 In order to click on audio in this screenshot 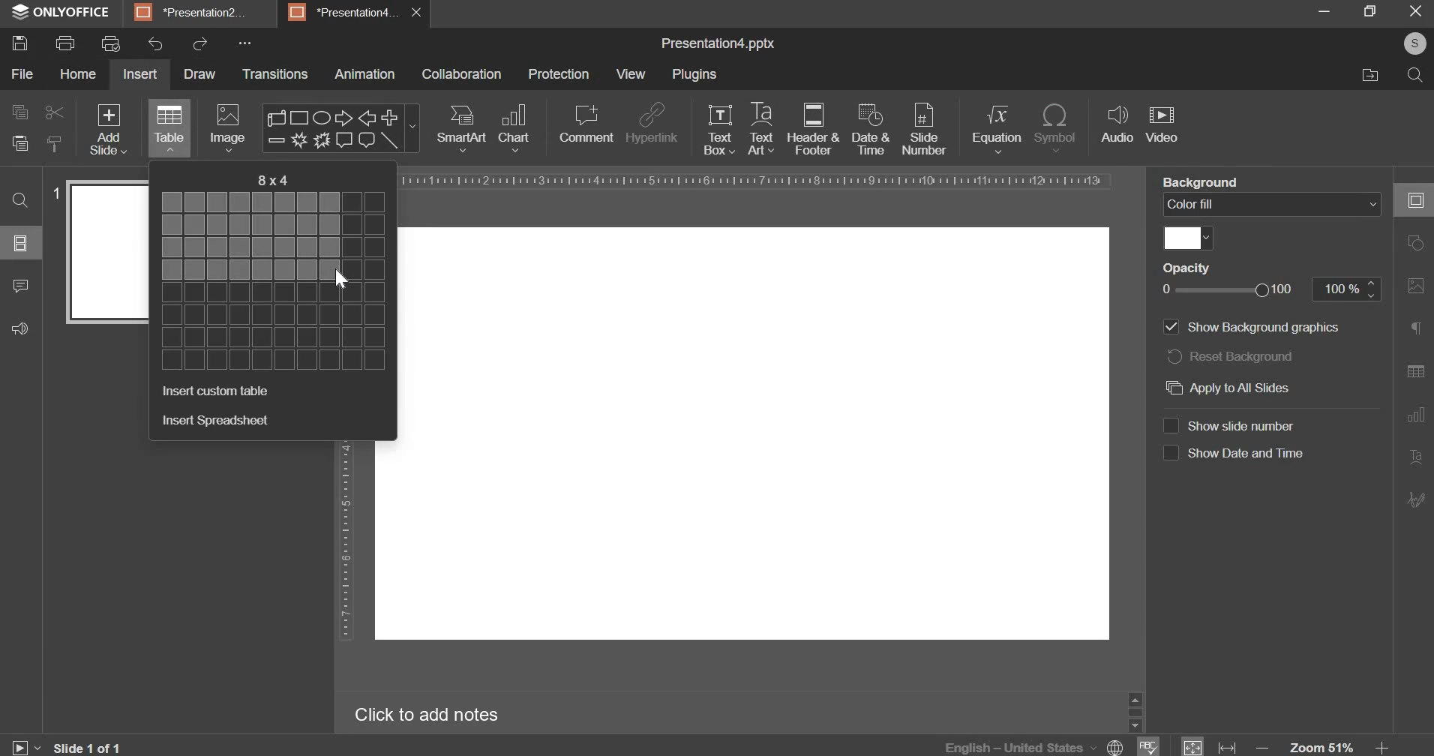, I will do `click(1117, 125)`.